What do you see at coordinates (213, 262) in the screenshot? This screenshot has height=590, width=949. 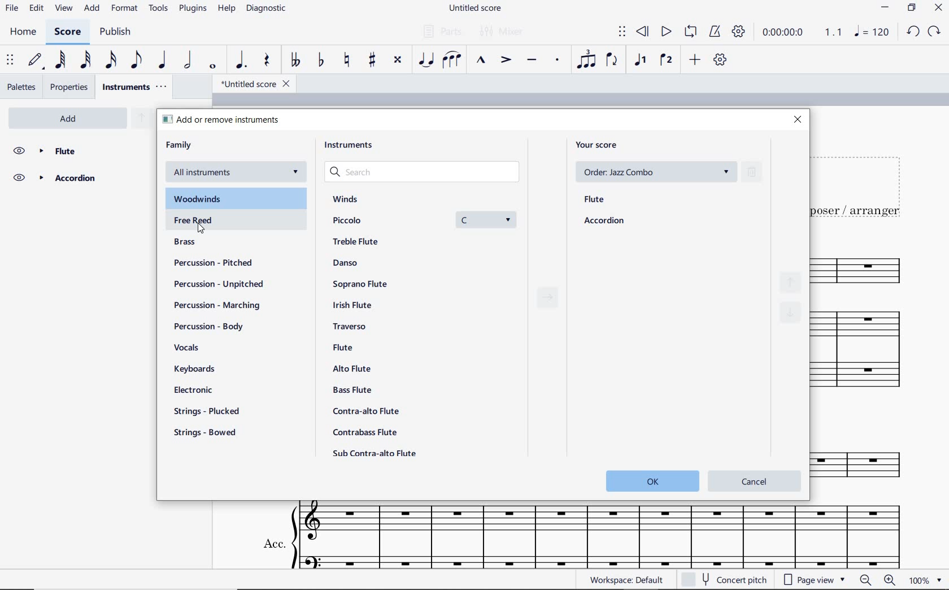 I see `percussion - pitched` at bounding box center [213, 262].